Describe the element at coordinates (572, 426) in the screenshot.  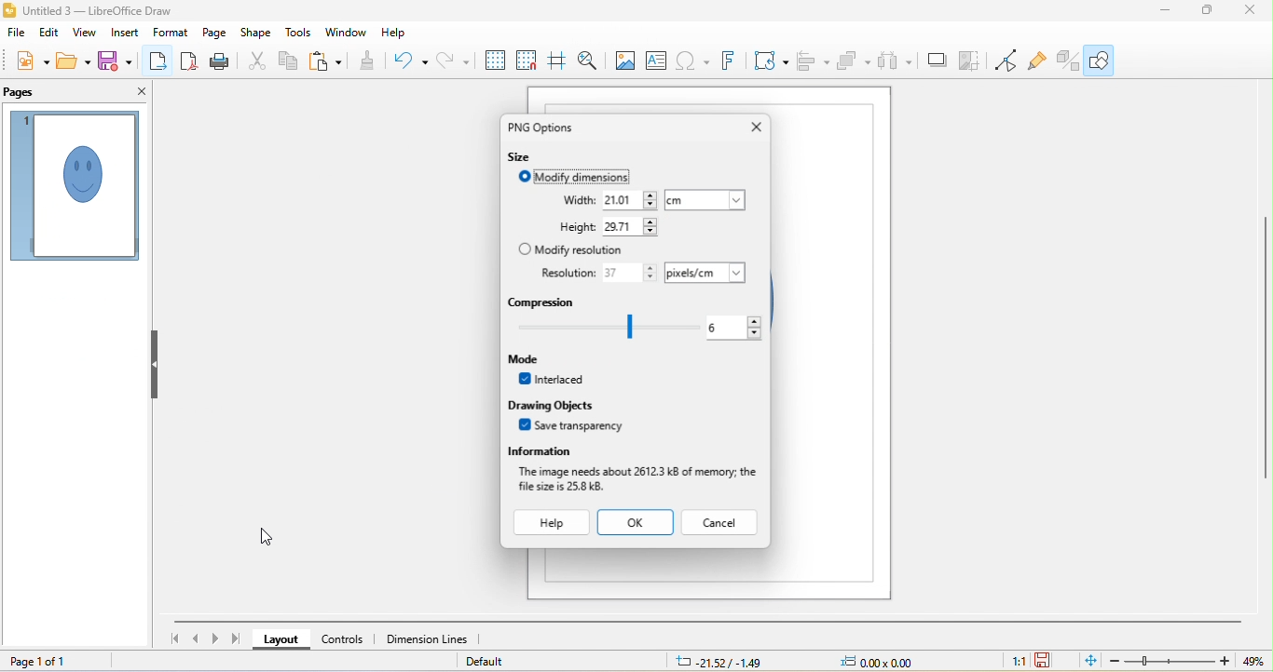
I see `save transparency` at that location.